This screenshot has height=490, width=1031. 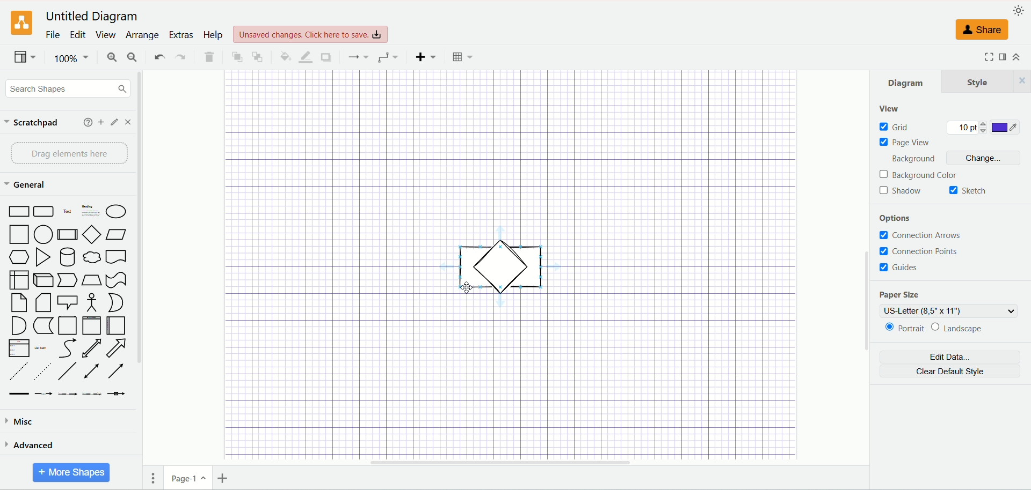 I want to click on logo, so click(x=20, y=24).